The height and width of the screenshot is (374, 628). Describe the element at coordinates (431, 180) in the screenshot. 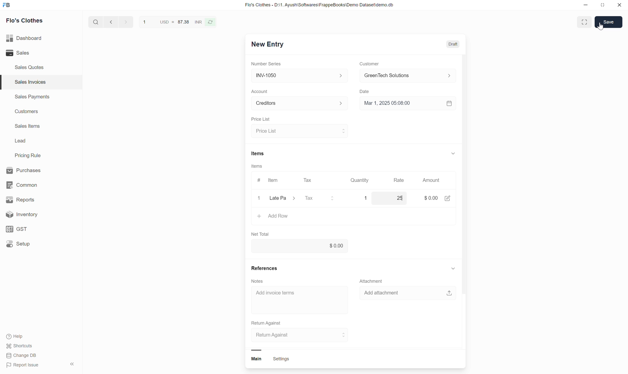

I see `Amount` at that location.